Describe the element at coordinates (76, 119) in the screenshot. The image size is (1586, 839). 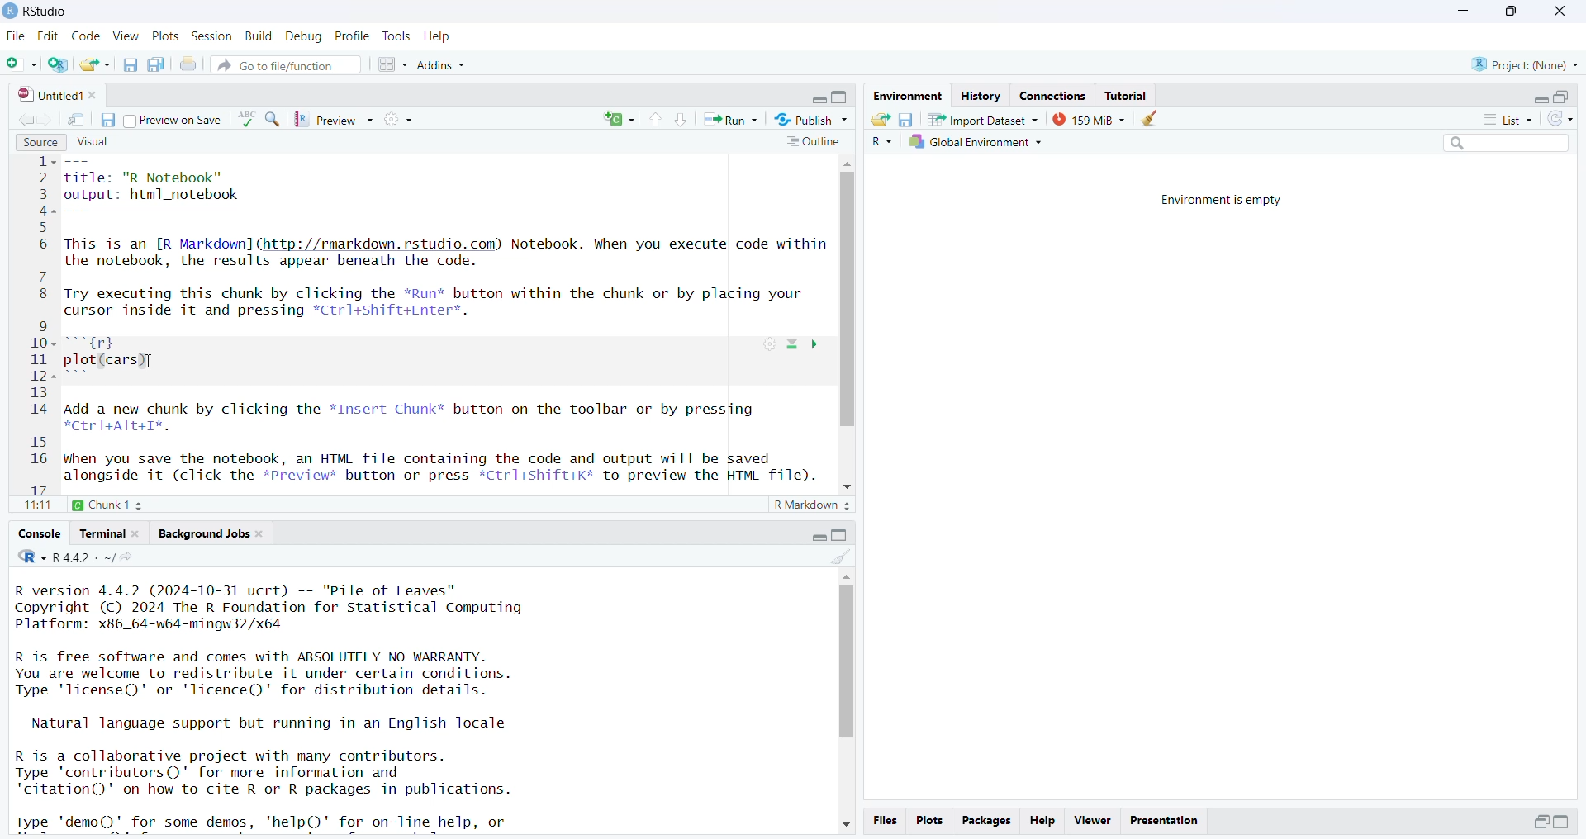
I see `show in new window` at that location.